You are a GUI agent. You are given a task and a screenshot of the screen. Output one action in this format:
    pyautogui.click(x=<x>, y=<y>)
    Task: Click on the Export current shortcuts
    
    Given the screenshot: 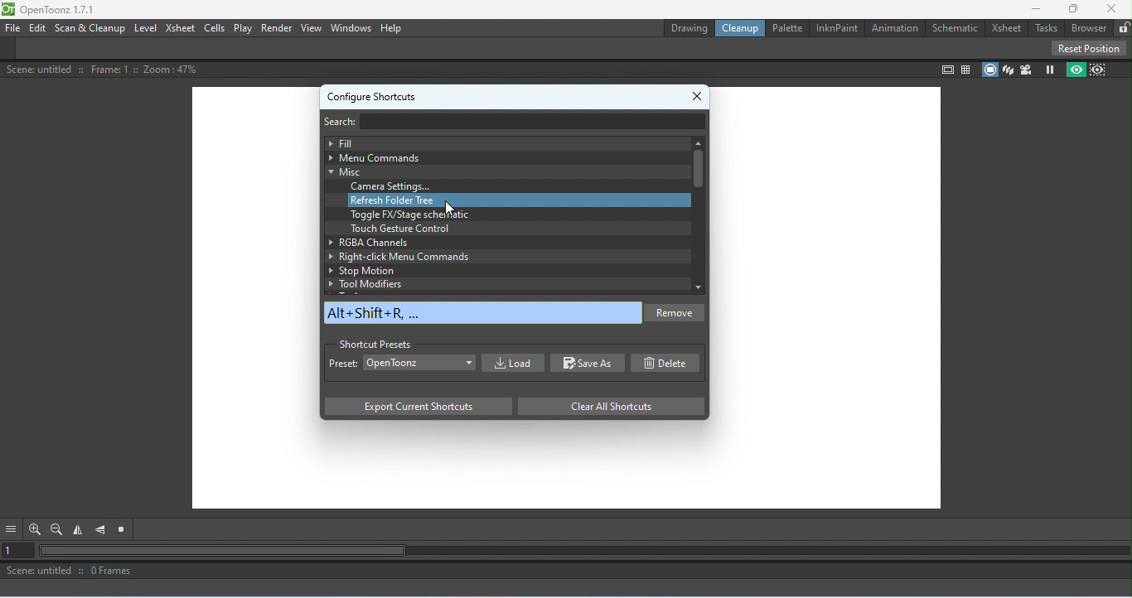 What is the action you would take?
    pyautogui.click(x=417, y=408)
    